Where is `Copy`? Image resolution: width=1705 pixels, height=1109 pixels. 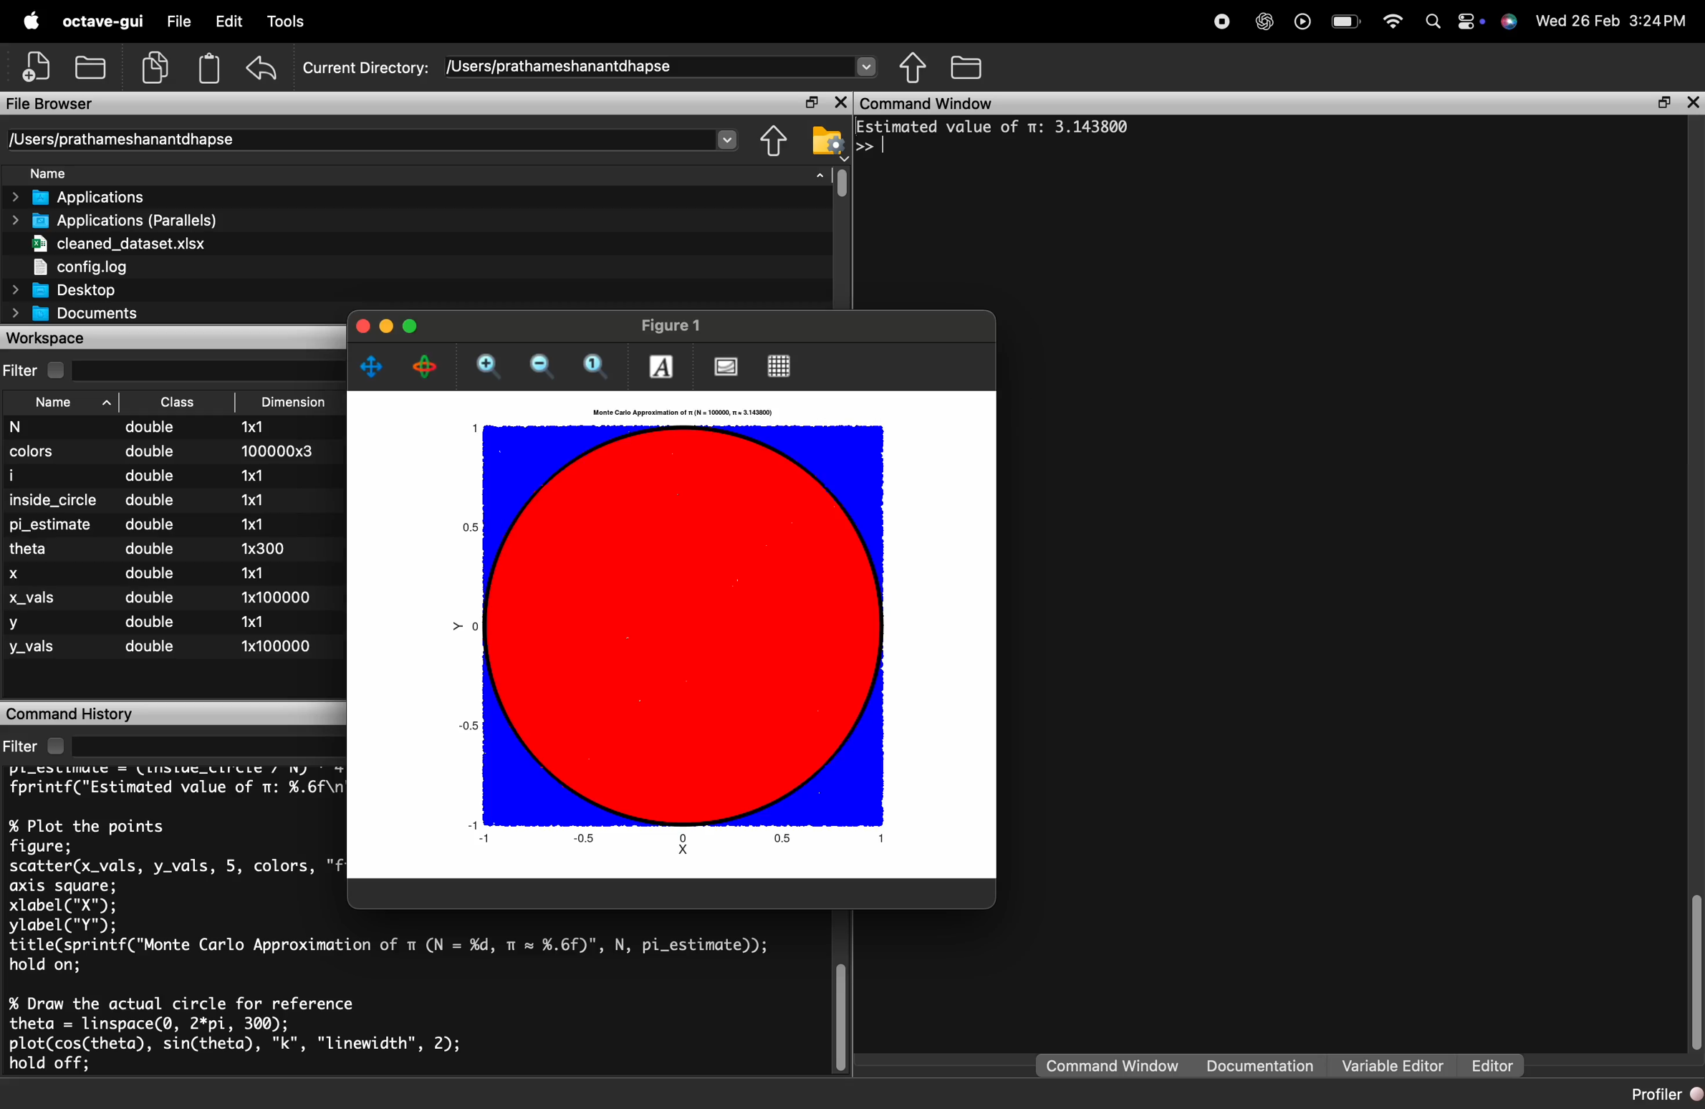
Copy is located at coordinates (156, 66).